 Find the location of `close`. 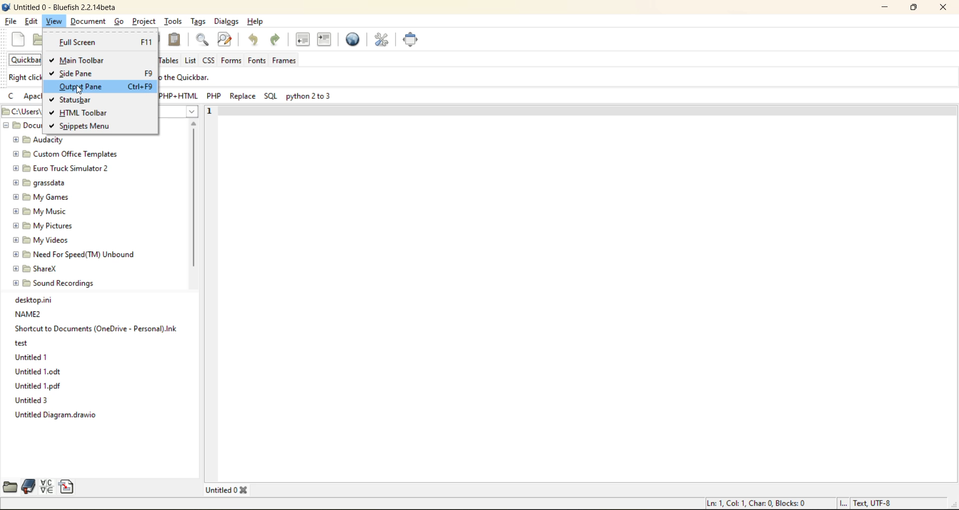

close is located at coordinates (945, 8).